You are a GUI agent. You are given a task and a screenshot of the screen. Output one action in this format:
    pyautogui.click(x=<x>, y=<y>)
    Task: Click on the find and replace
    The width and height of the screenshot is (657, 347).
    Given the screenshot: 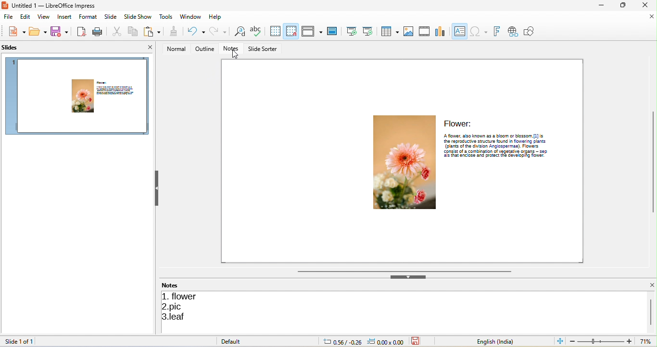 What is the action you would take?
    pyautogui.click(x=239, y=31)
    